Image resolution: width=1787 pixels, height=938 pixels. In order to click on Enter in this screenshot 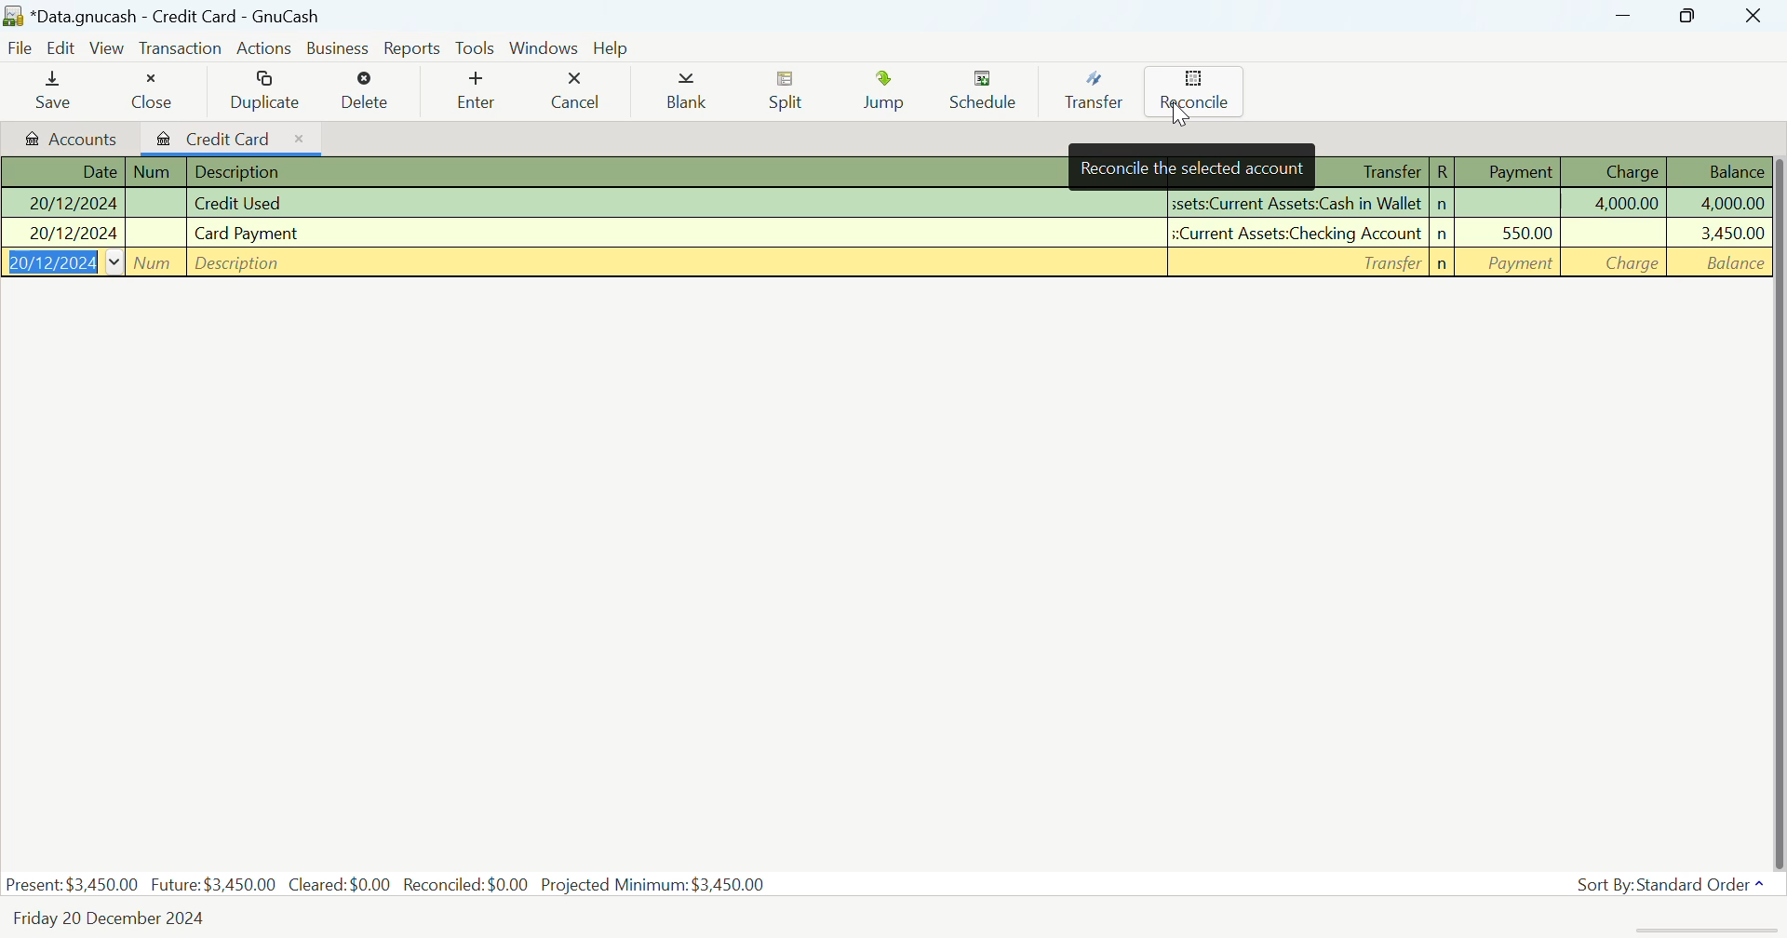, I will do `click(473, 92)`.